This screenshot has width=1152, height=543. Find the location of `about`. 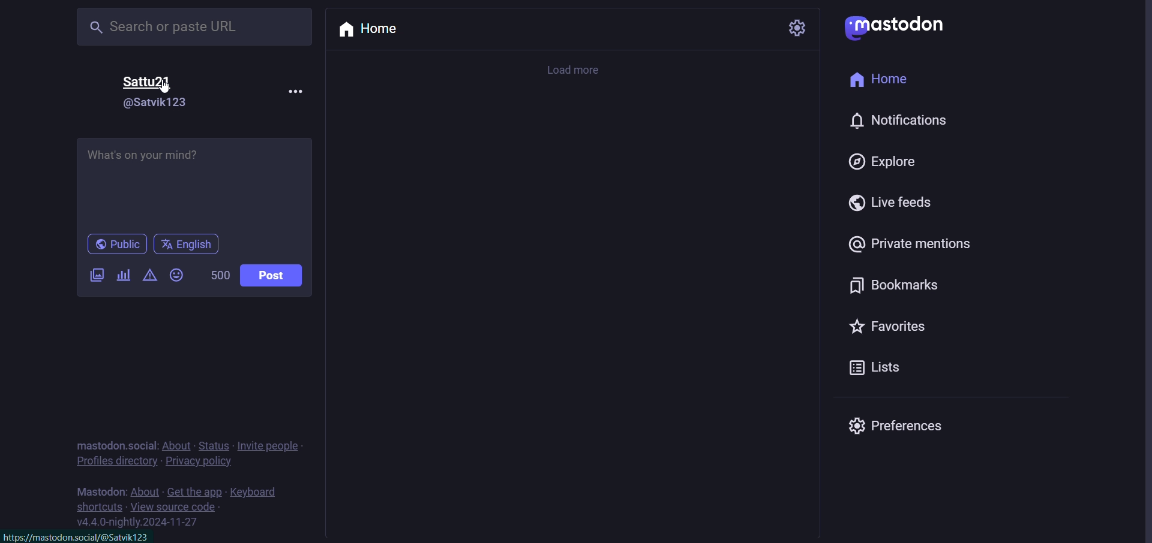

about is located at coordinates (176, 445).